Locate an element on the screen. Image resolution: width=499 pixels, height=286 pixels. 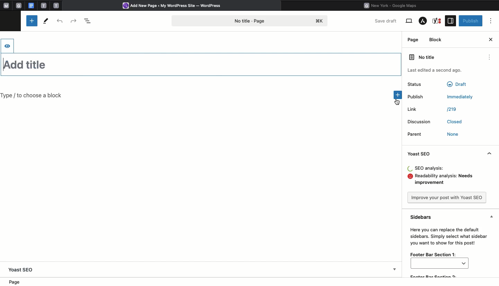
Yoast is located at coordinates (438, 21).